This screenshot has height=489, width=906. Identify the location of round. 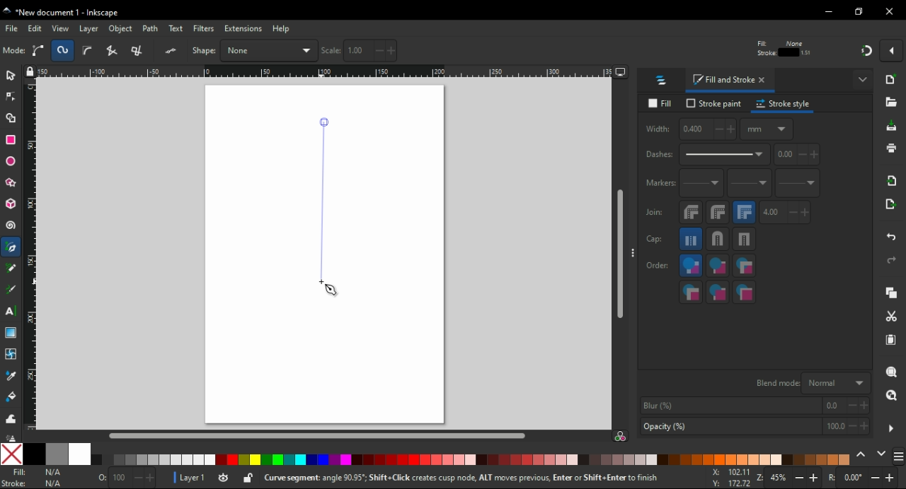
(717, 239).